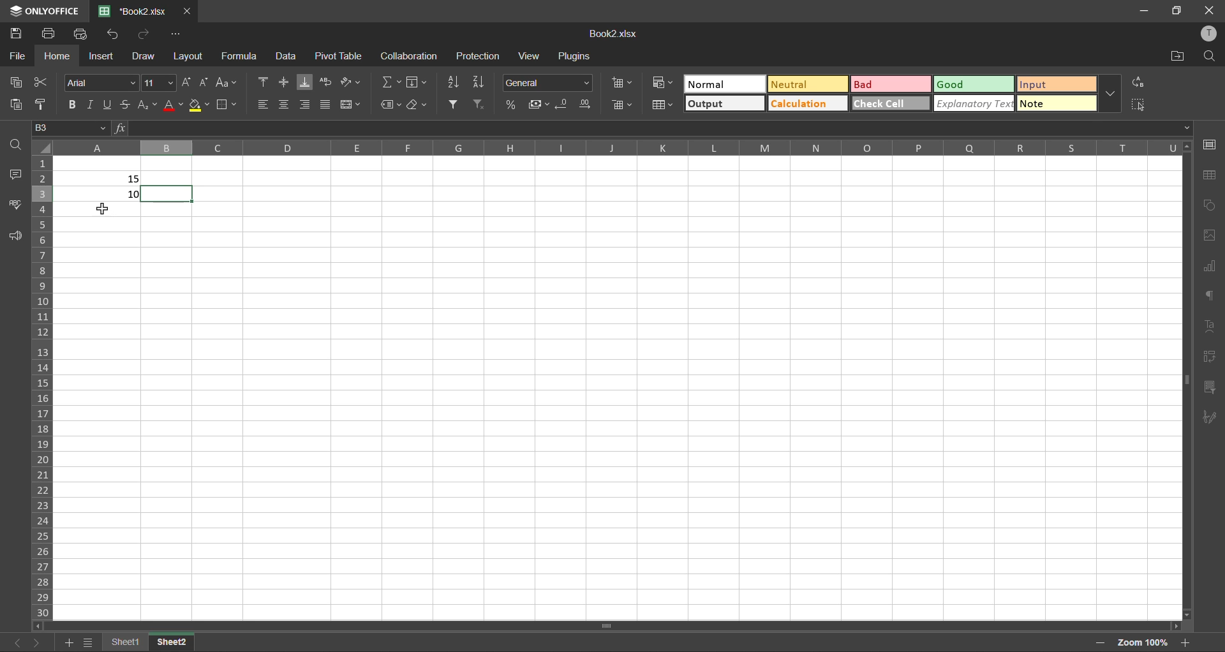 This screenshot has width=1225, height=652. What do you see at coordinates (1186, 378) in the screenshot?
I see `scrollbar` at bounding box center [1186, 378].